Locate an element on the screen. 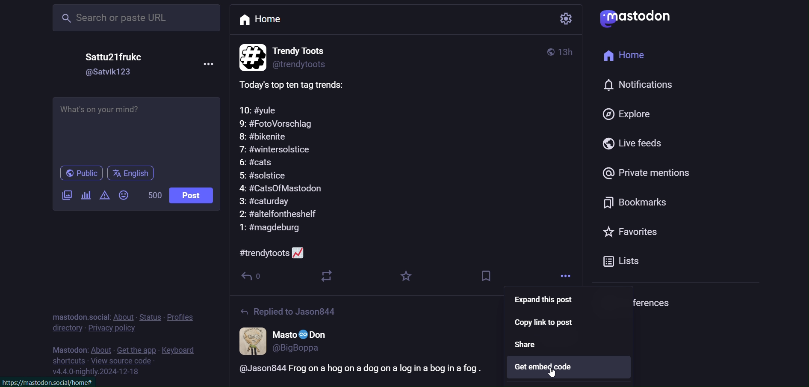 The image size is (809, 387). lists is located at coordinates (631, 261).